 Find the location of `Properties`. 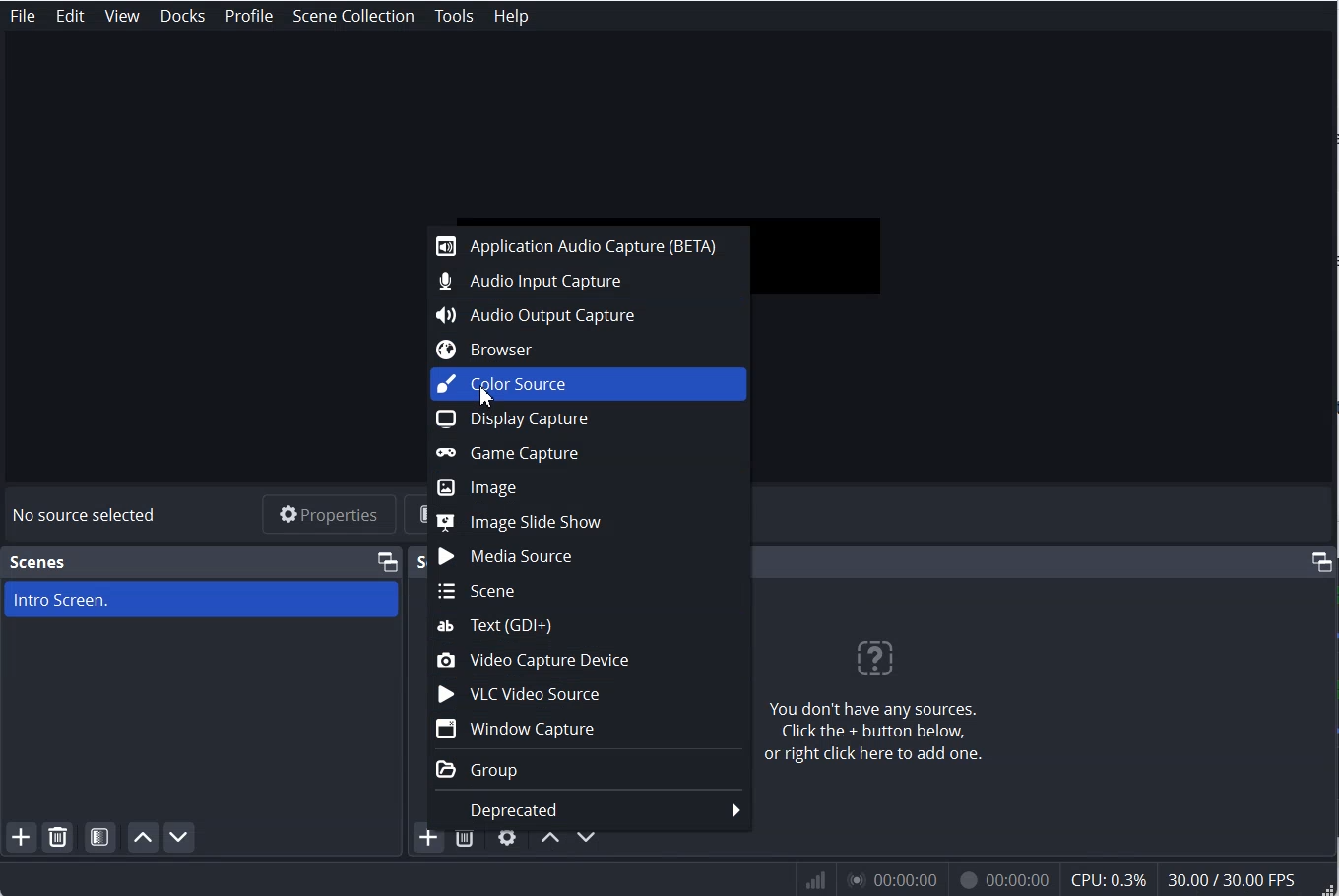

Properties is located at coordinates (328, 514).